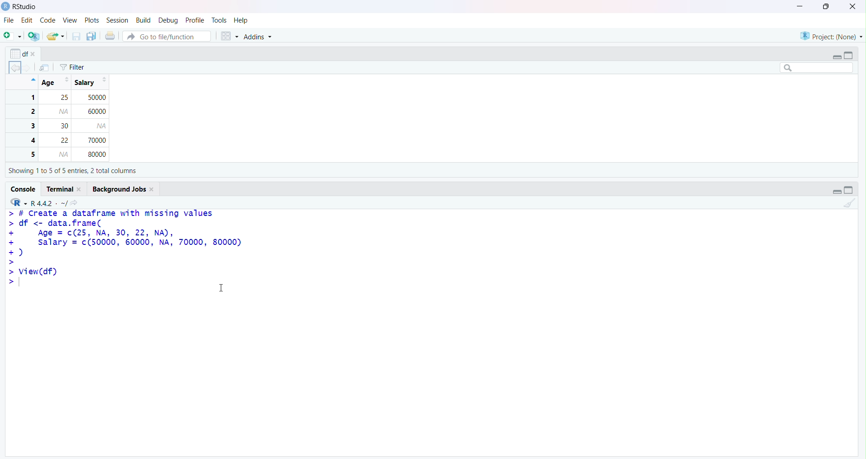 This screenshot has height=459, width=866. What do you see at coordinates (124, 189) in the screenshot?
I see `Background Jobs` at bounding box center [124, 189].